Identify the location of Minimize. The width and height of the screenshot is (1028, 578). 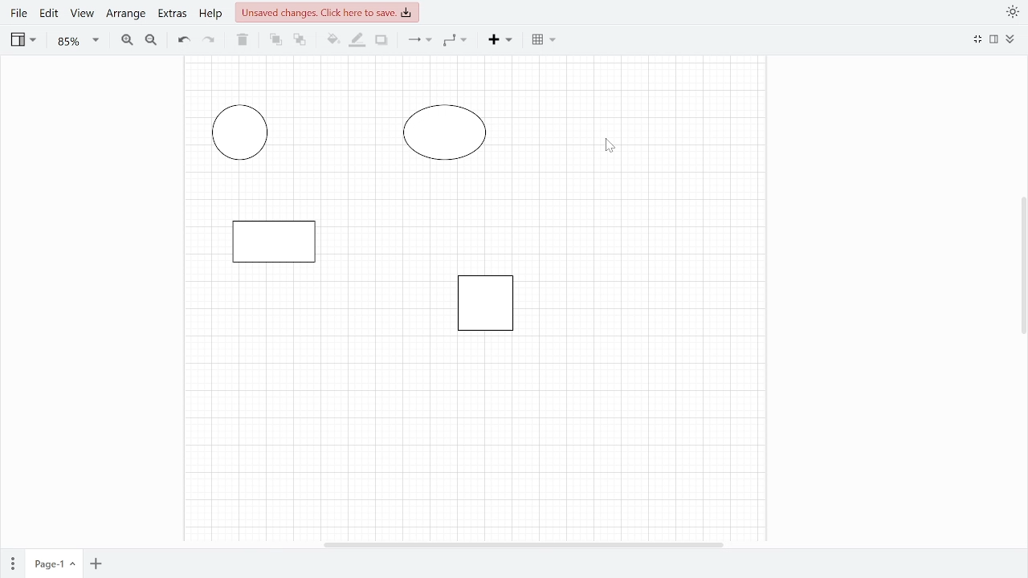
(977, 39).